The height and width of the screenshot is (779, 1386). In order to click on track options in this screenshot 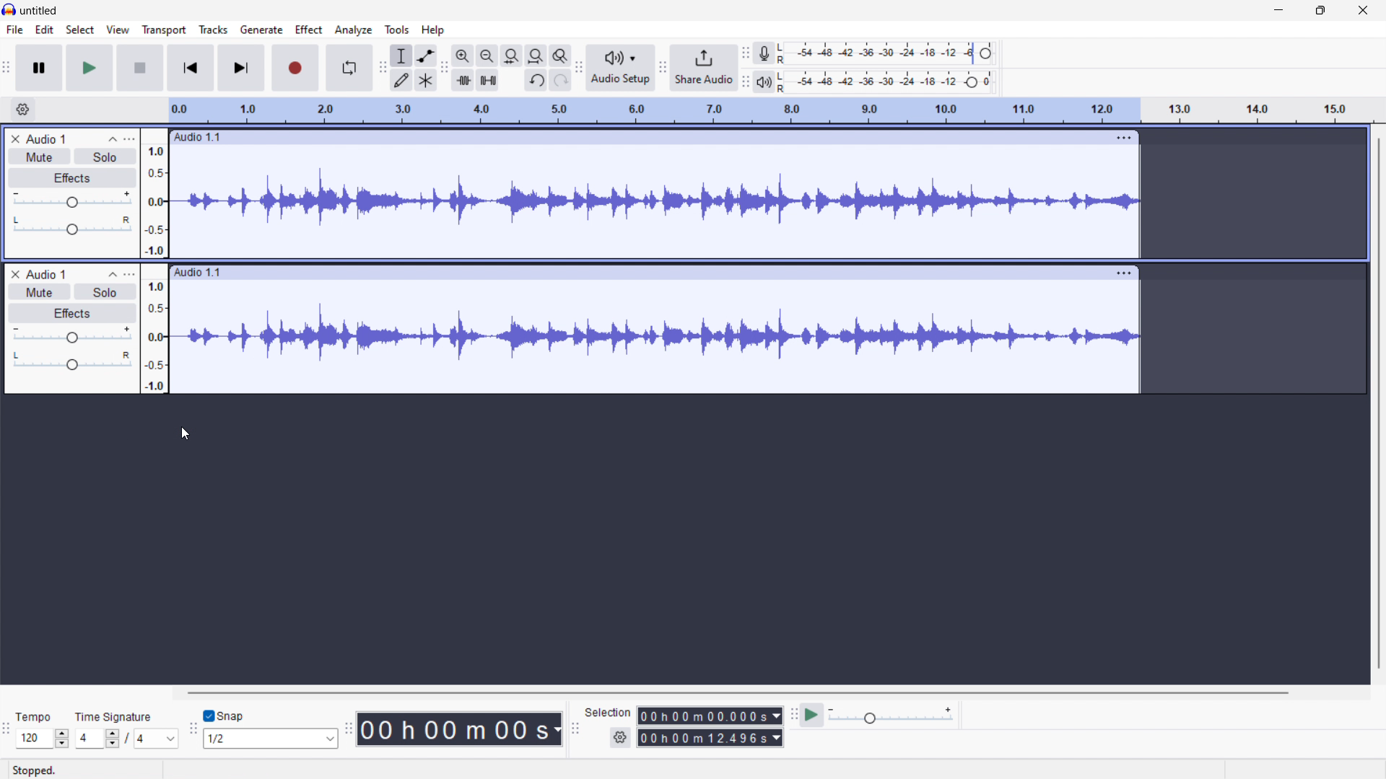, I will do `click(1122, 272)`.